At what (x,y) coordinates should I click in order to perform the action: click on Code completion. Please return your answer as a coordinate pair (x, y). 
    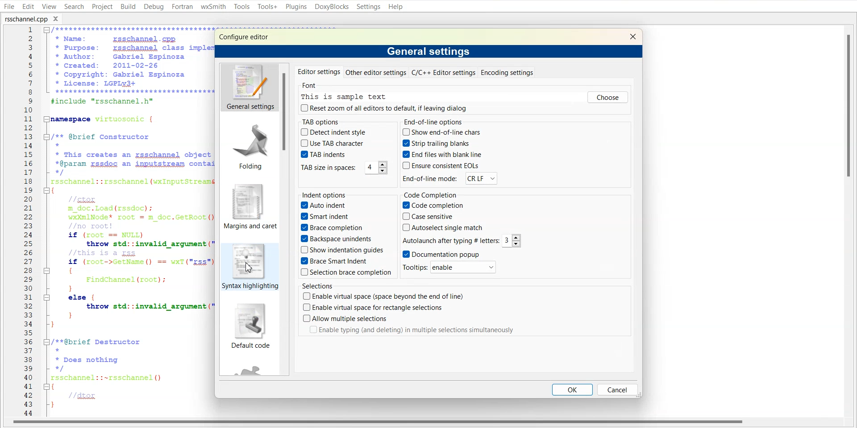
    Looking at the image, I should click on (435, 205).